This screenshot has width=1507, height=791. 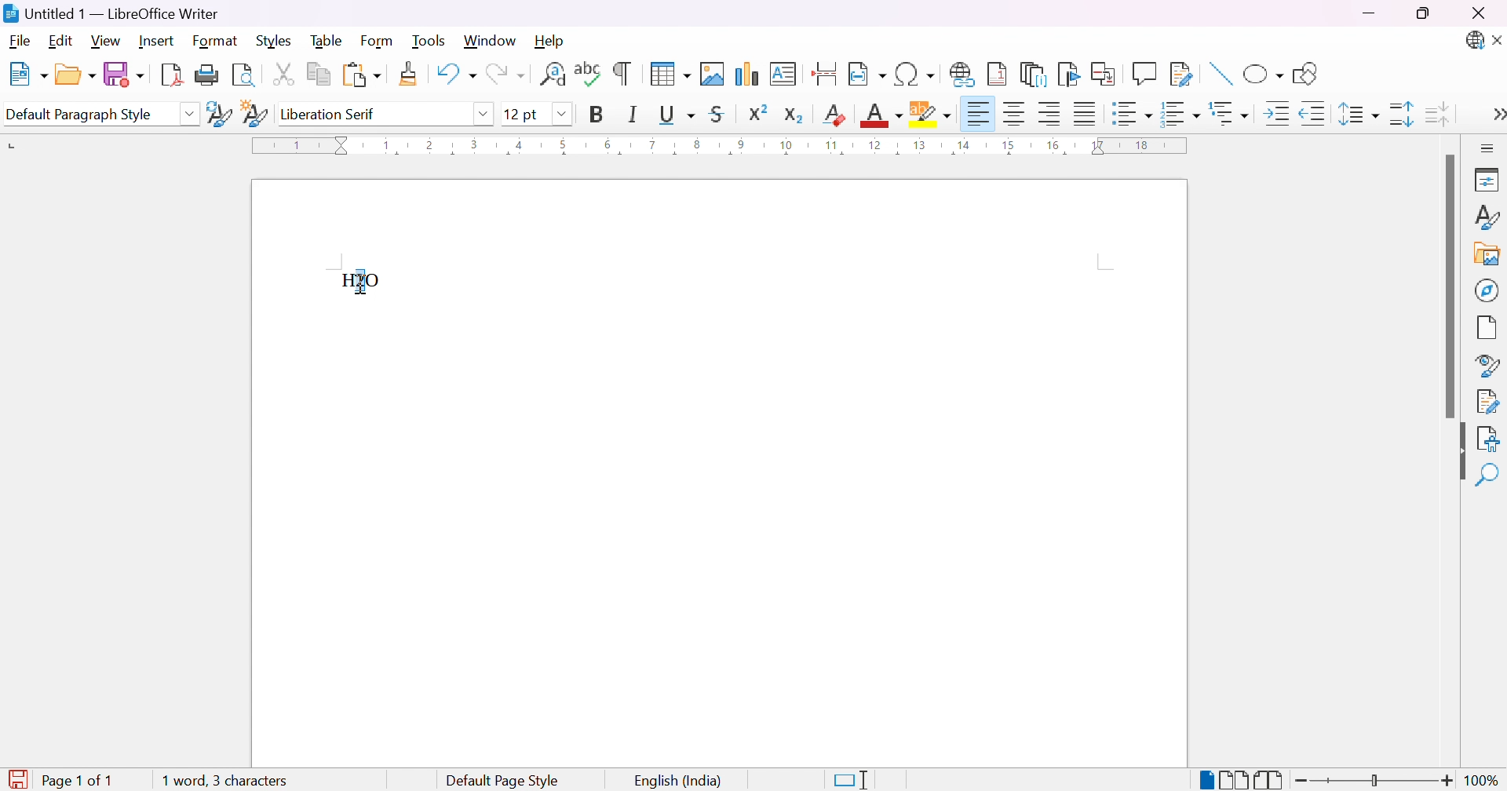 What do you see at coordinates (327, 39) in the screenshot?
I see `Table` at bounding box center [327, 39].